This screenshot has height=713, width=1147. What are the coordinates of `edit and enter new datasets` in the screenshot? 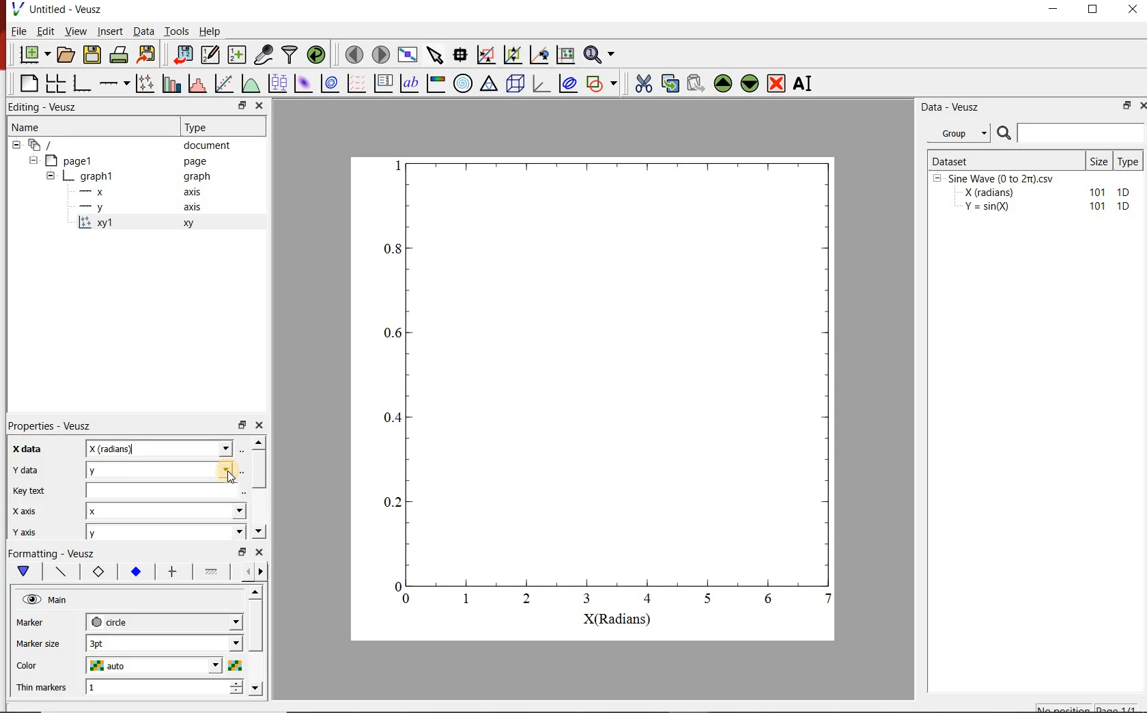 It's located at (211, 55).